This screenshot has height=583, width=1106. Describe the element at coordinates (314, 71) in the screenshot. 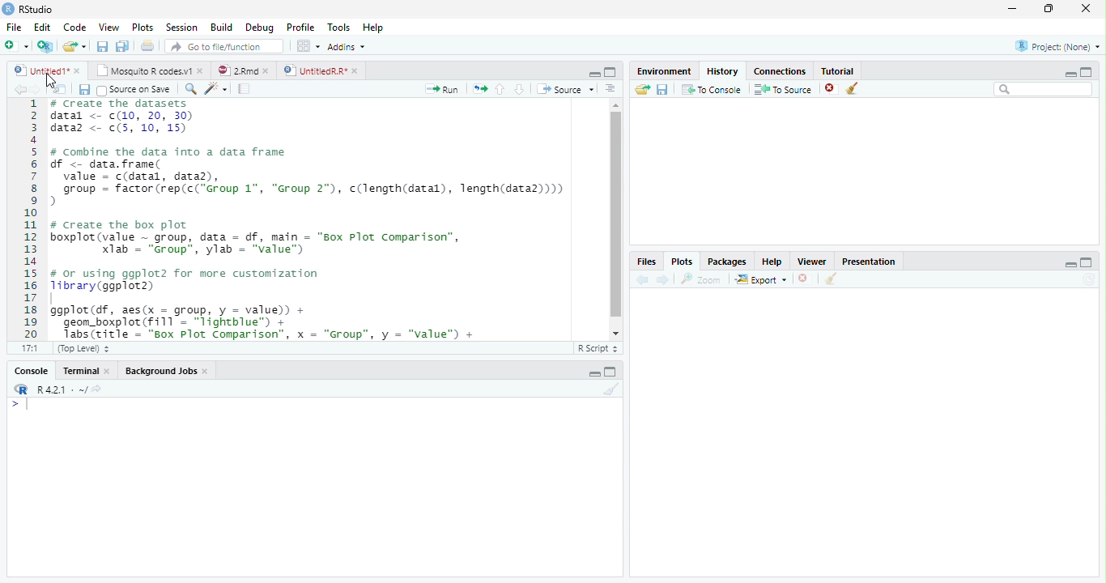

I see `UntitledR.R*` at that location.